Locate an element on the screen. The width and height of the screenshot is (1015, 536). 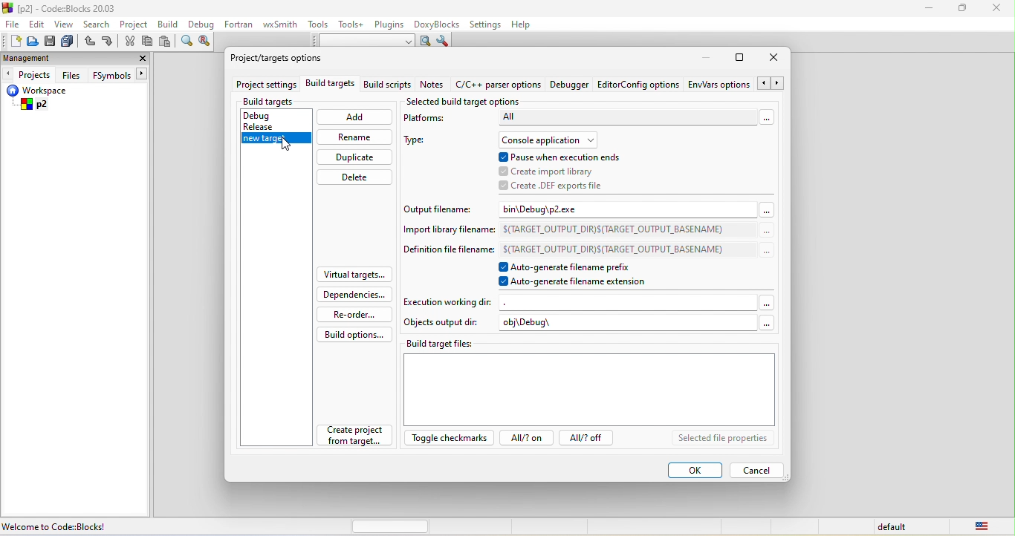
files is located at coordinates (72, 74).